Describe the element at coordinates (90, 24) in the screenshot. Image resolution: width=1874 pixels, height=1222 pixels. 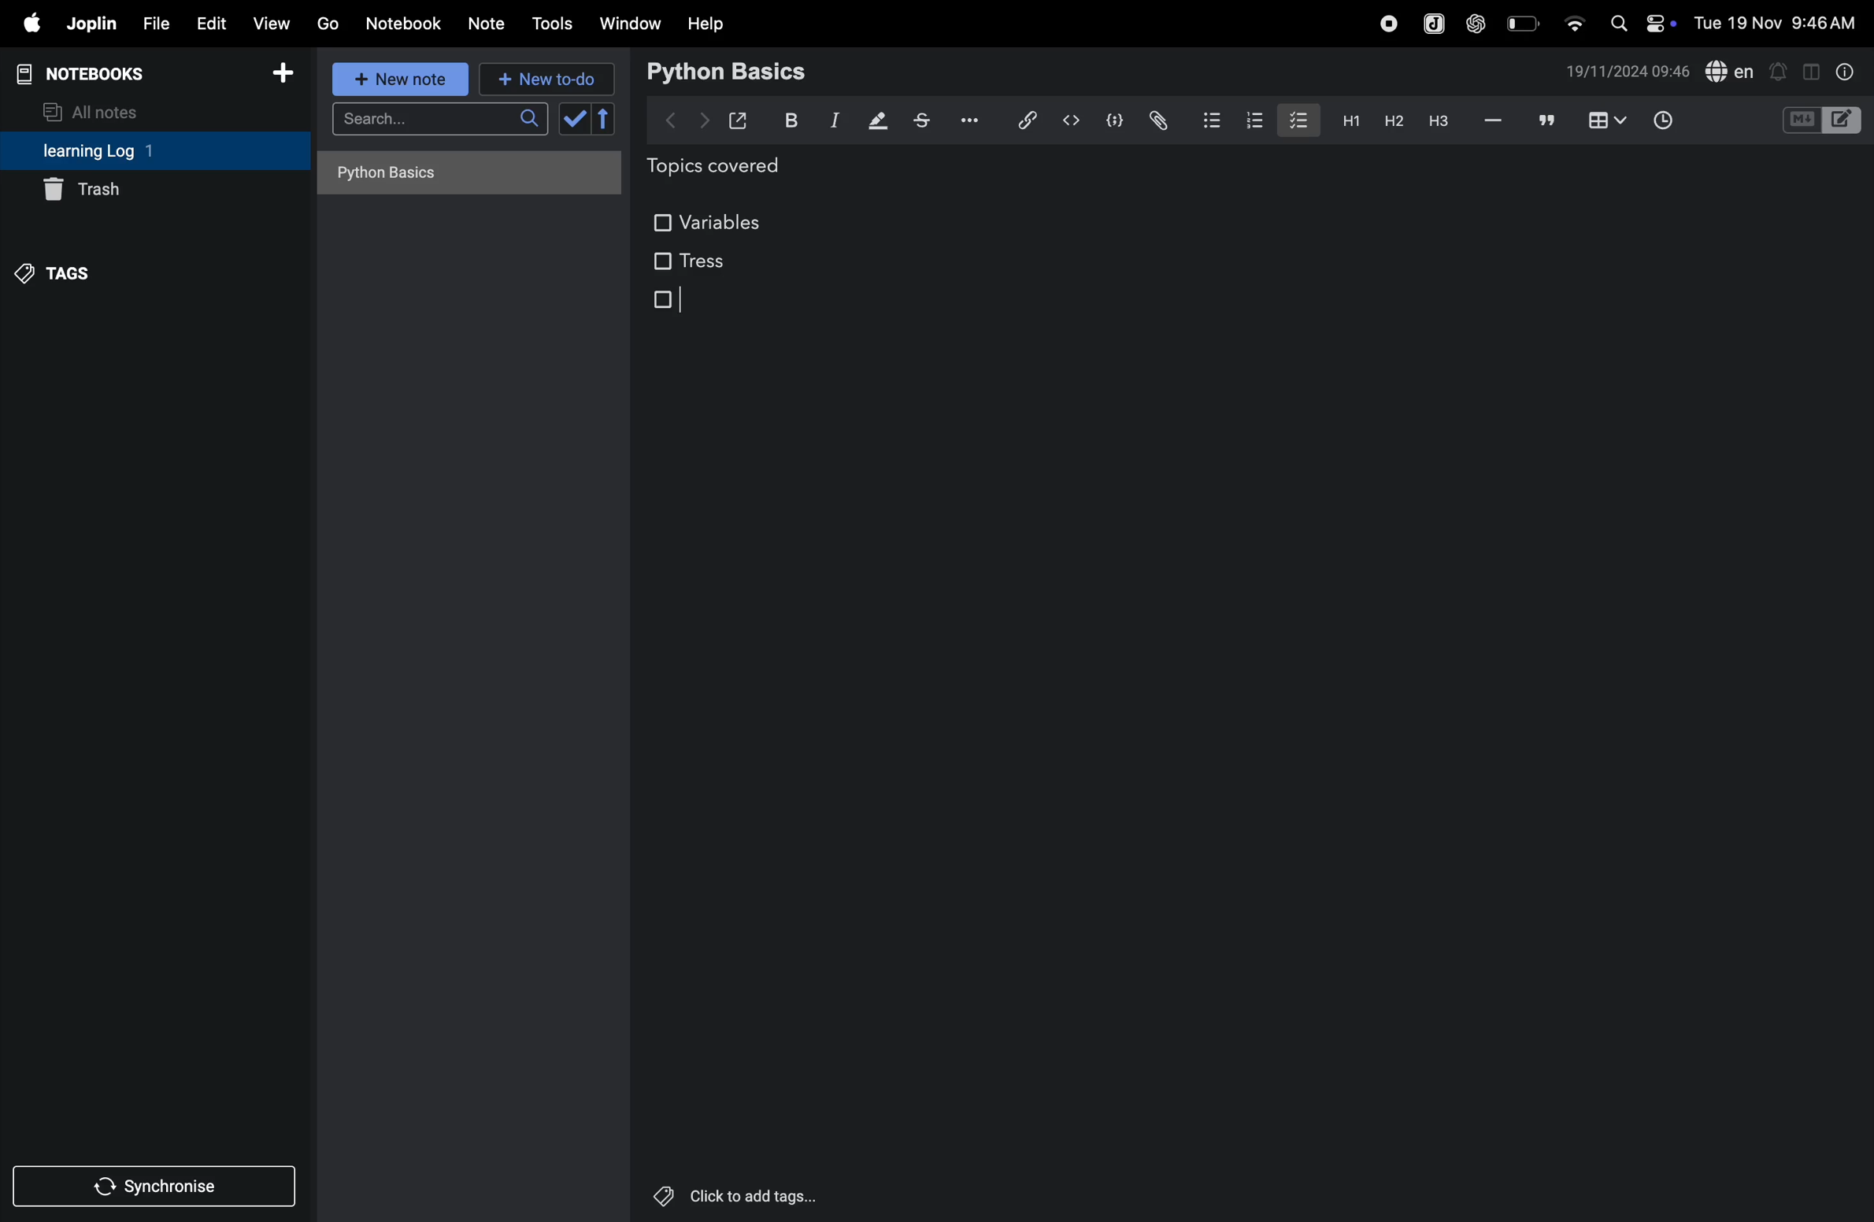
I see `joplin` at that location.